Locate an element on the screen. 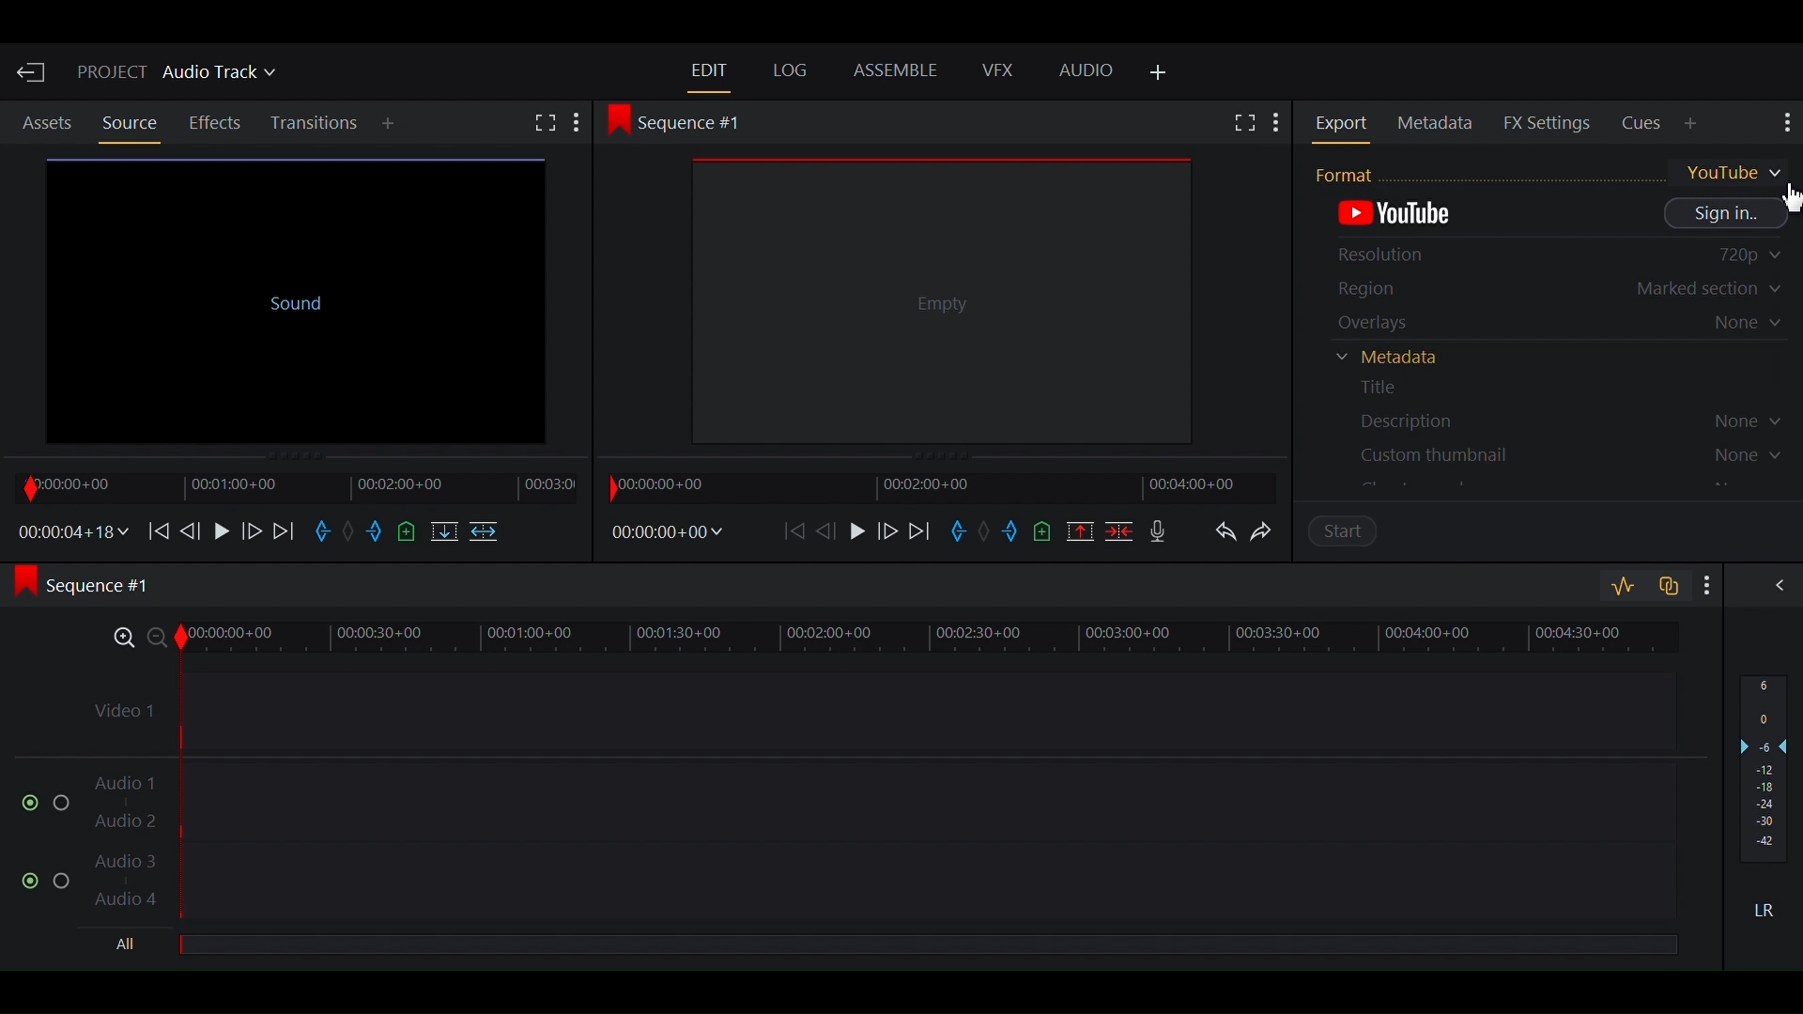  Assemble is located at coordinates (899, 72).